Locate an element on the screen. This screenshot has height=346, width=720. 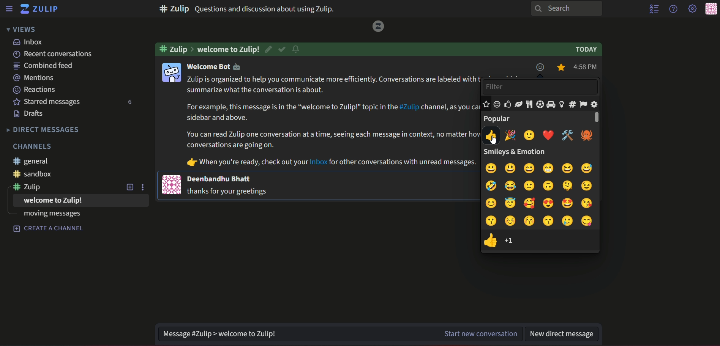
emojis is located at coordinates (540, 67).